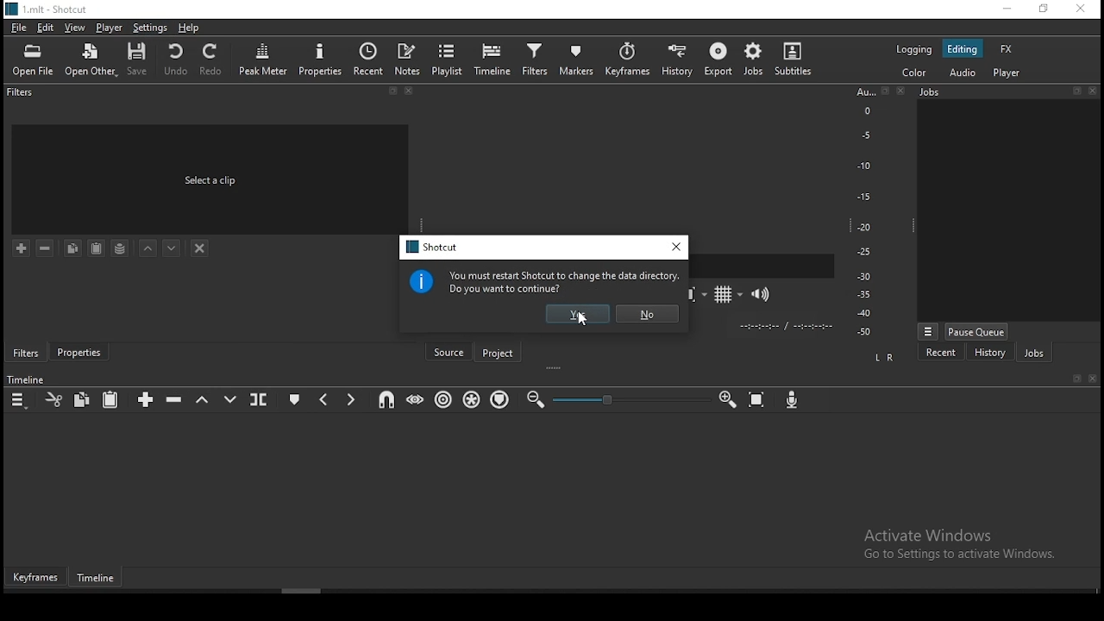 The image size is (1104, 621). I want to click on scroll bar, so click(326, 592).